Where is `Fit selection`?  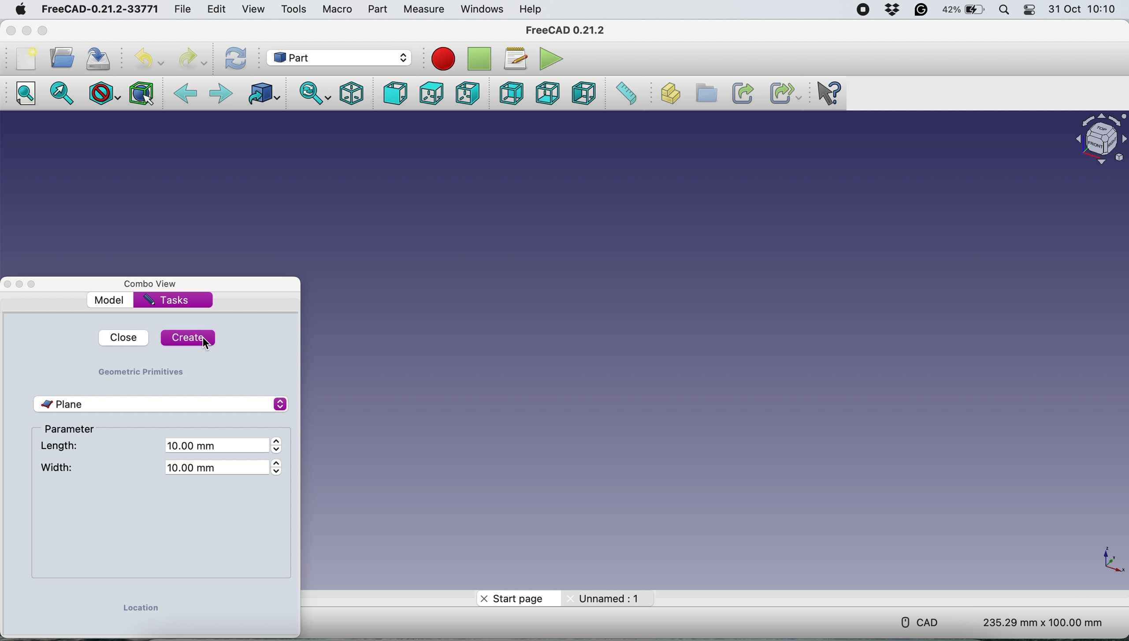 Fit selection is located at coordinates (59, 92).